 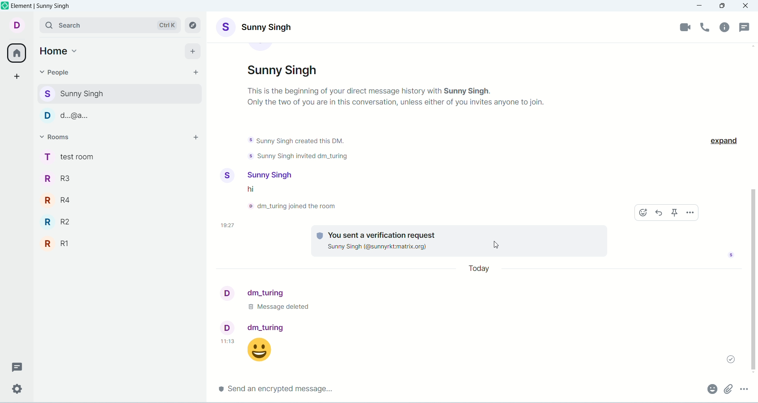 I want to click on add, so click(x=197, y=138).